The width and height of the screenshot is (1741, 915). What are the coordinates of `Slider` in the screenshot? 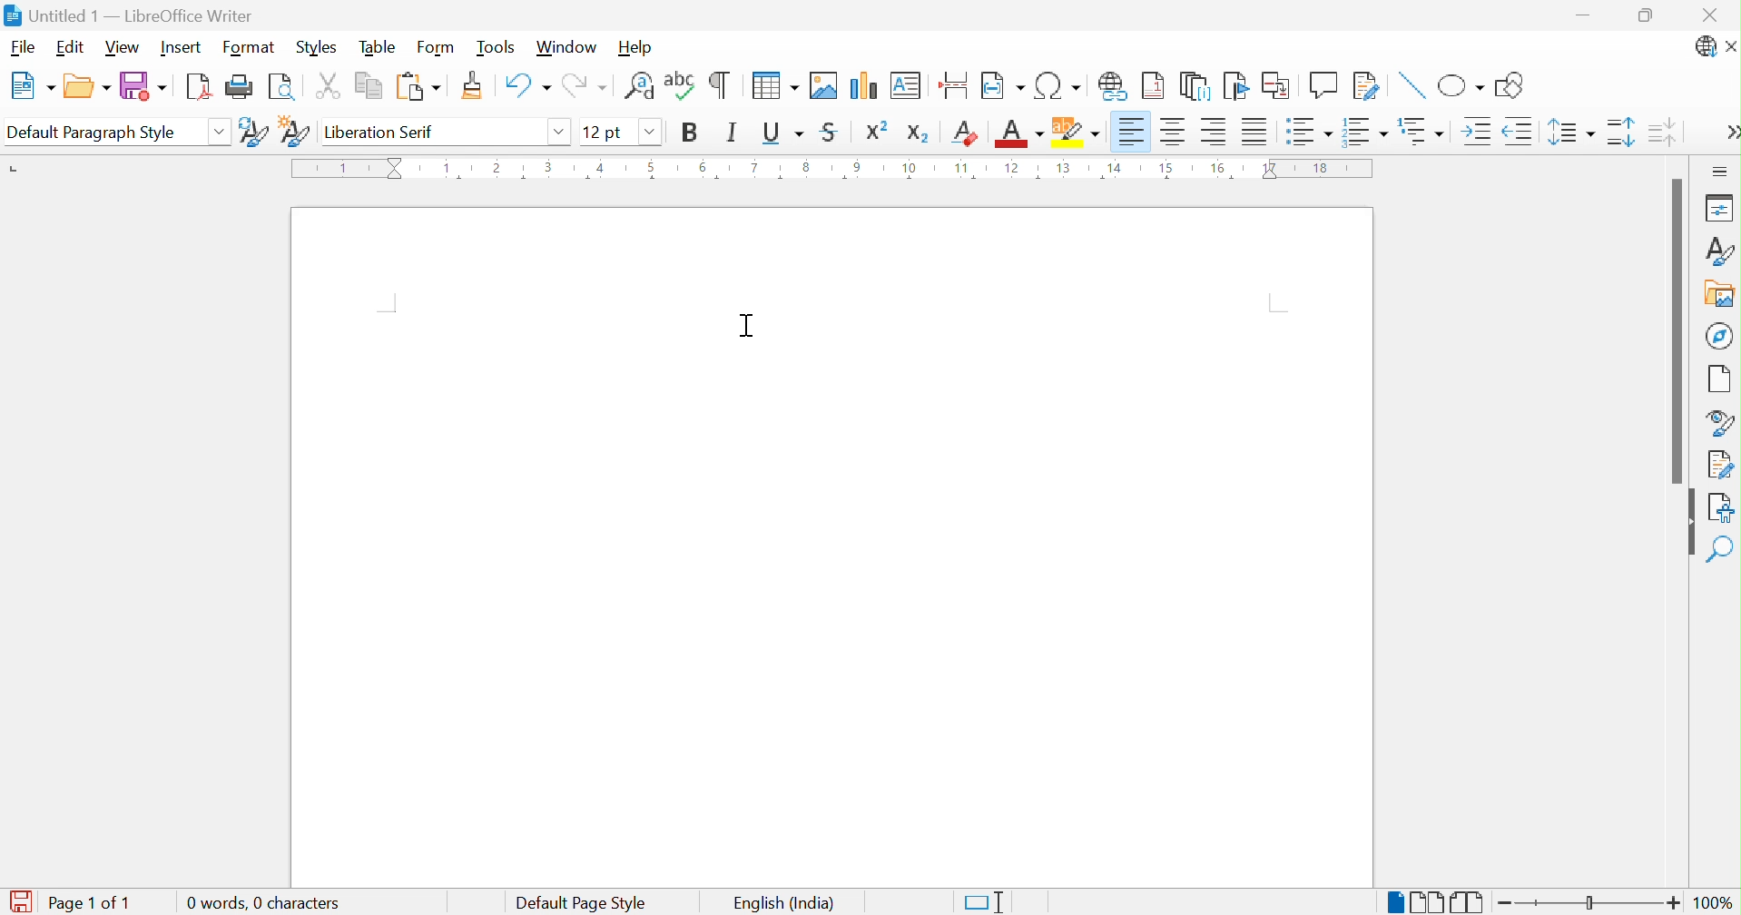 It's located at (1588, 902).